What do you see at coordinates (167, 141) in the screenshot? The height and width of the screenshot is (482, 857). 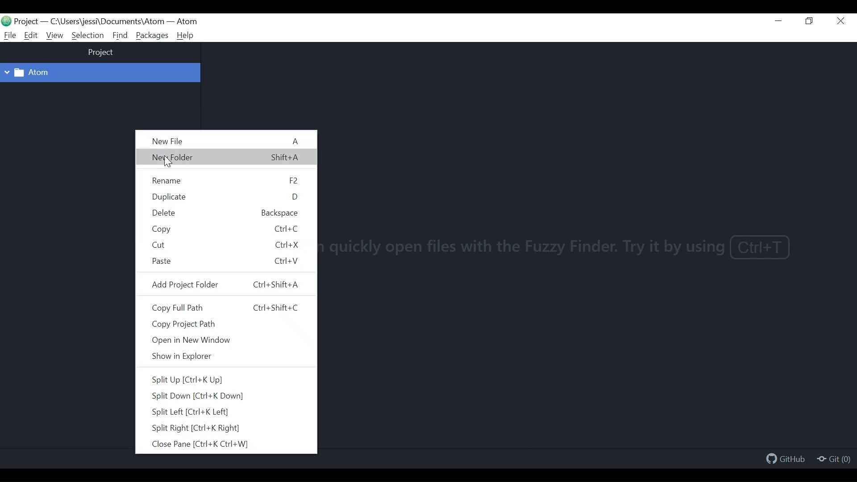 I see `New File` at bounding box center [167, 141].